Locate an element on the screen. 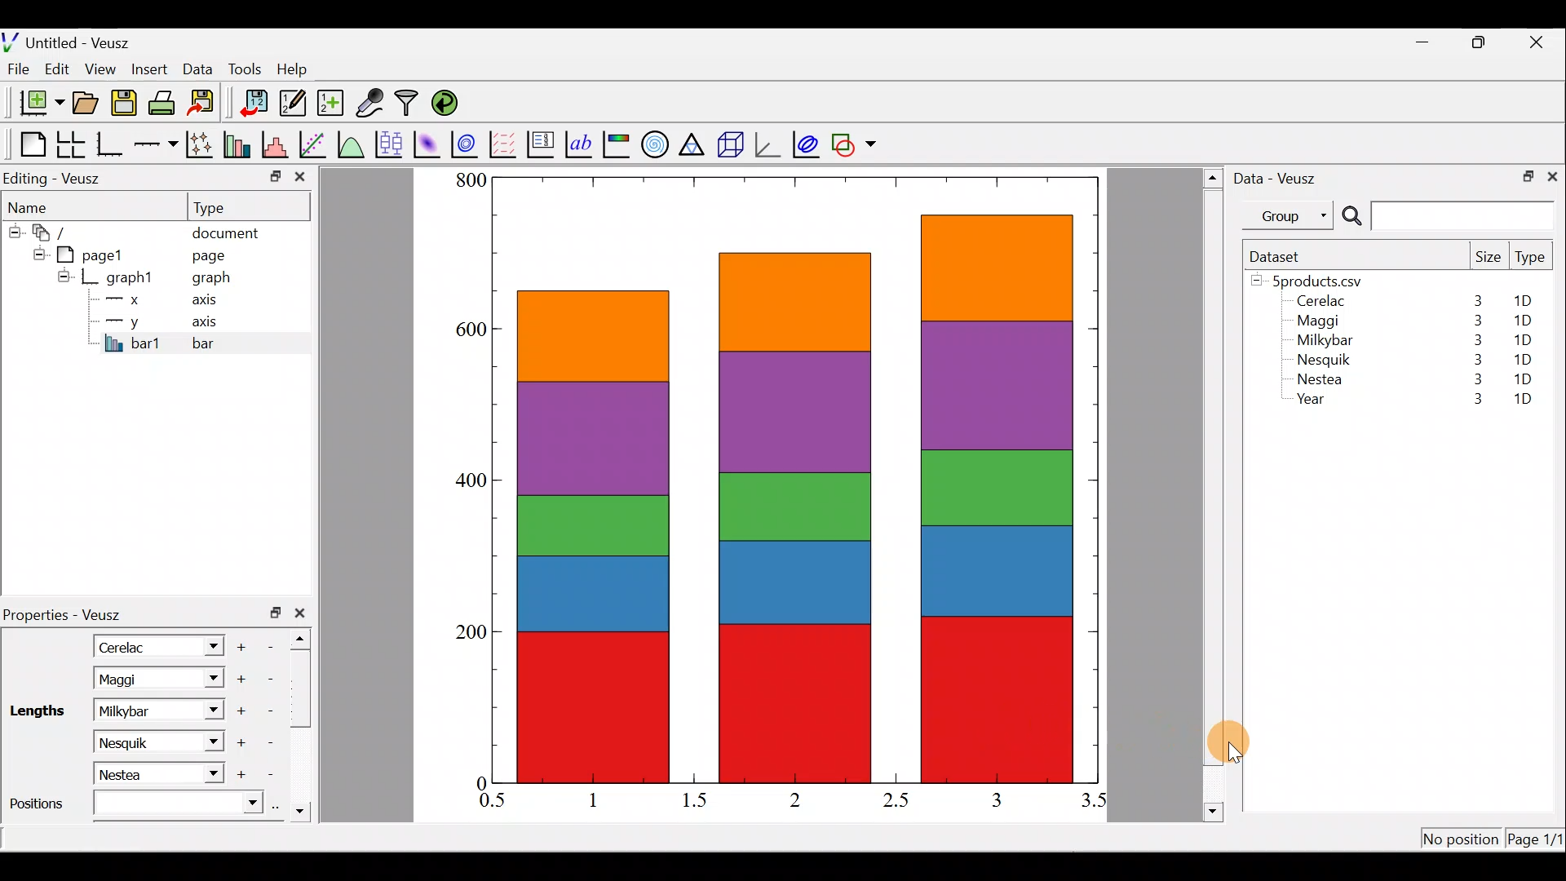  Milkybar is located at coordinates (1320, 342).